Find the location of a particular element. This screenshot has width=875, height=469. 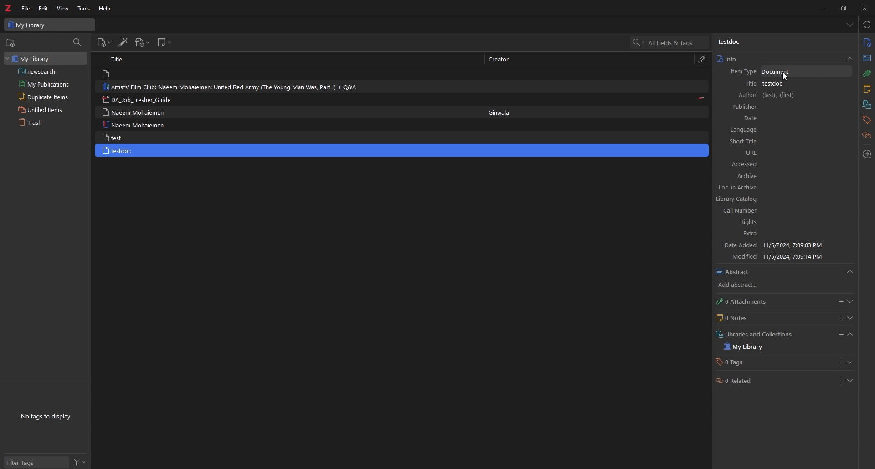

libraries and collection is located at coordinates (867, 105).